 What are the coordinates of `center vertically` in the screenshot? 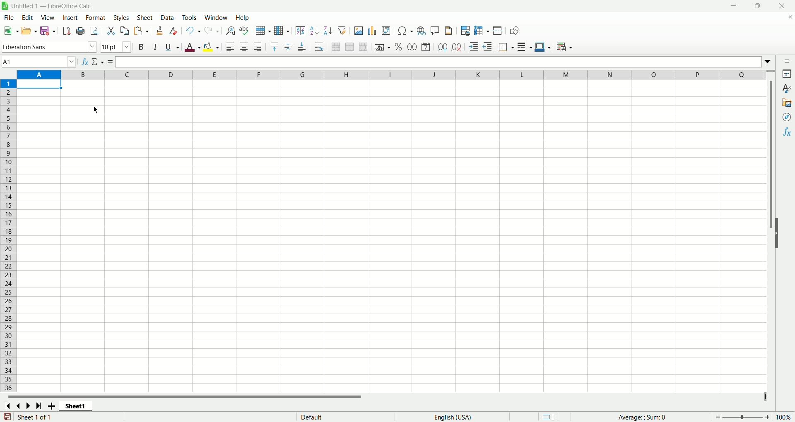 It's located at (289, 46).